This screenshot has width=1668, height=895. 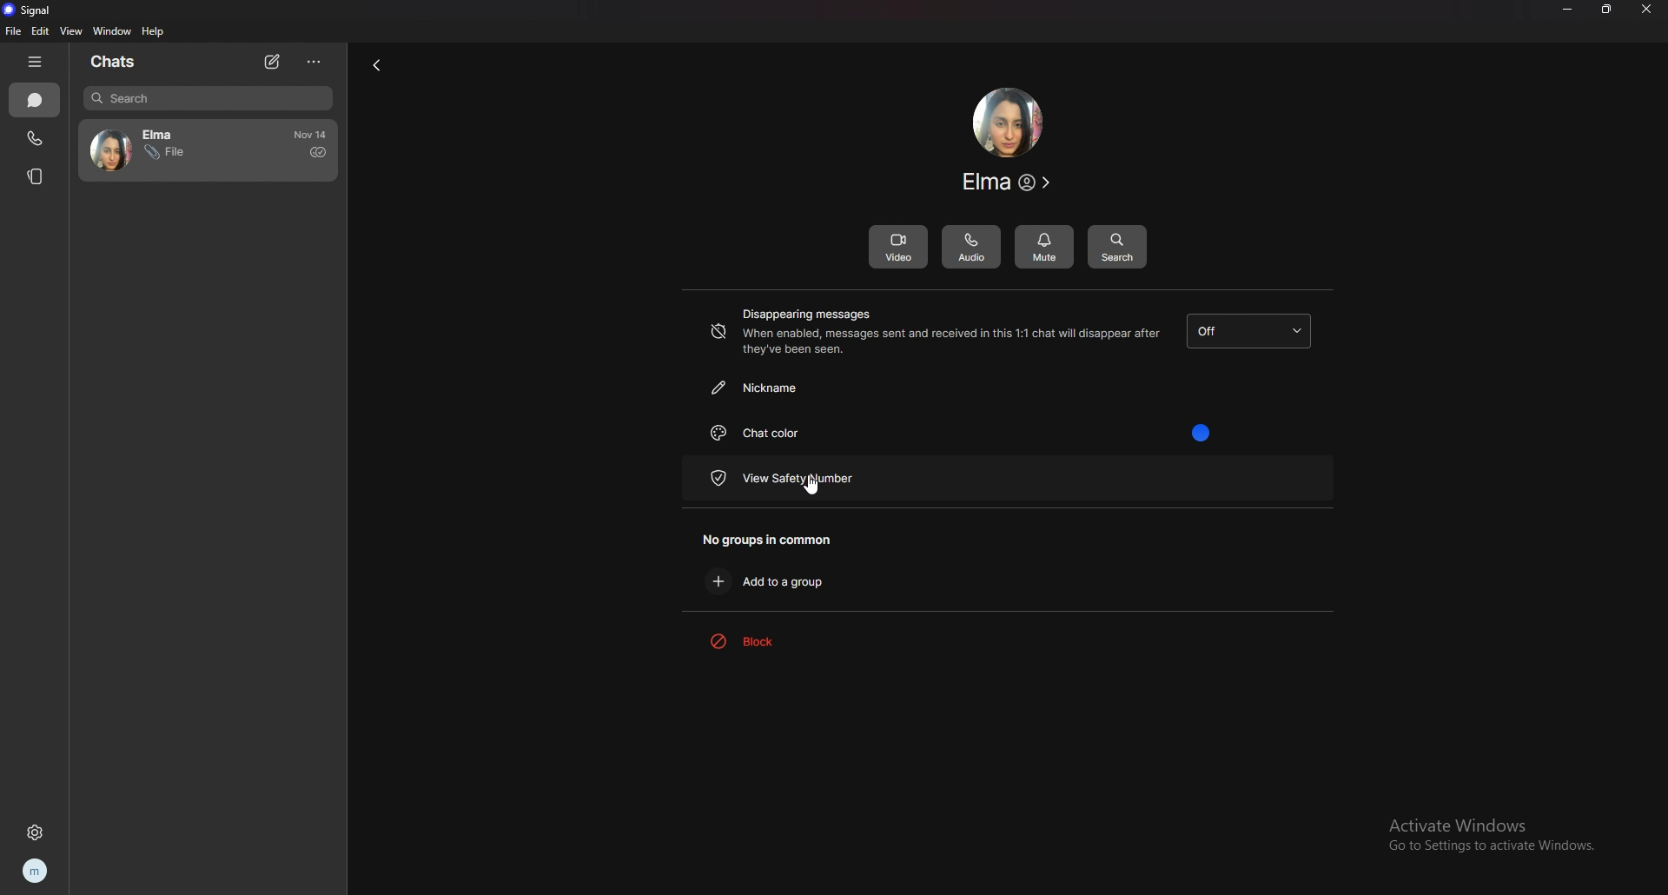 I want to click on mute, so click(x=1045, y=248).